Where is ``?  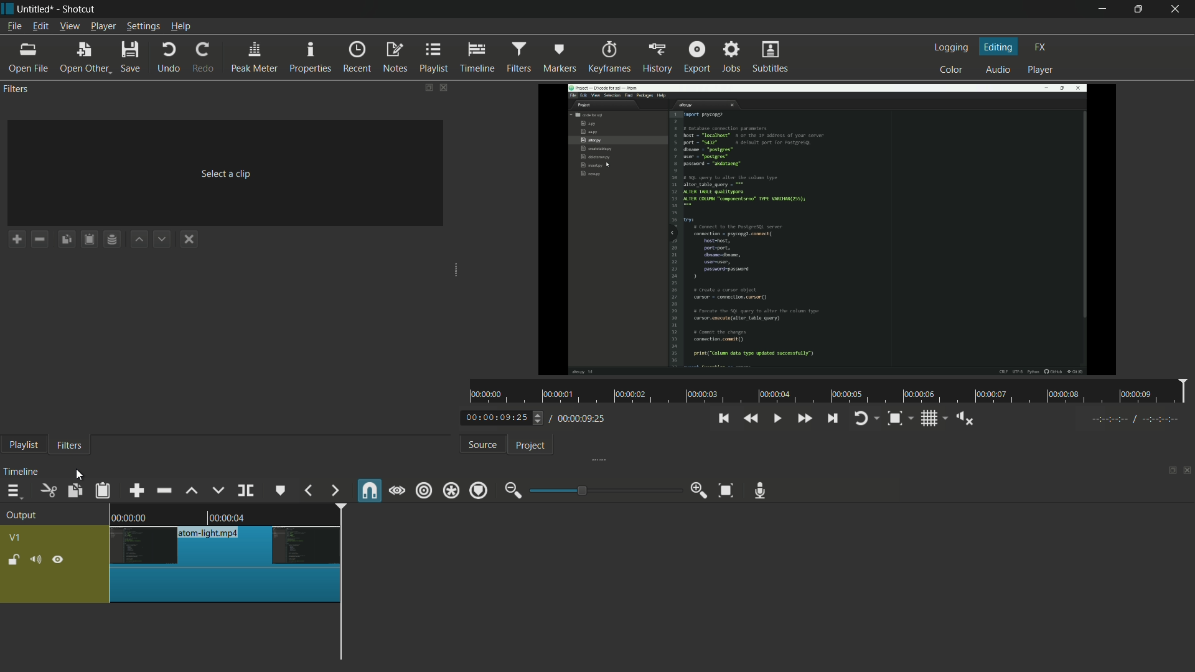  is located at coordinates (225, 175).